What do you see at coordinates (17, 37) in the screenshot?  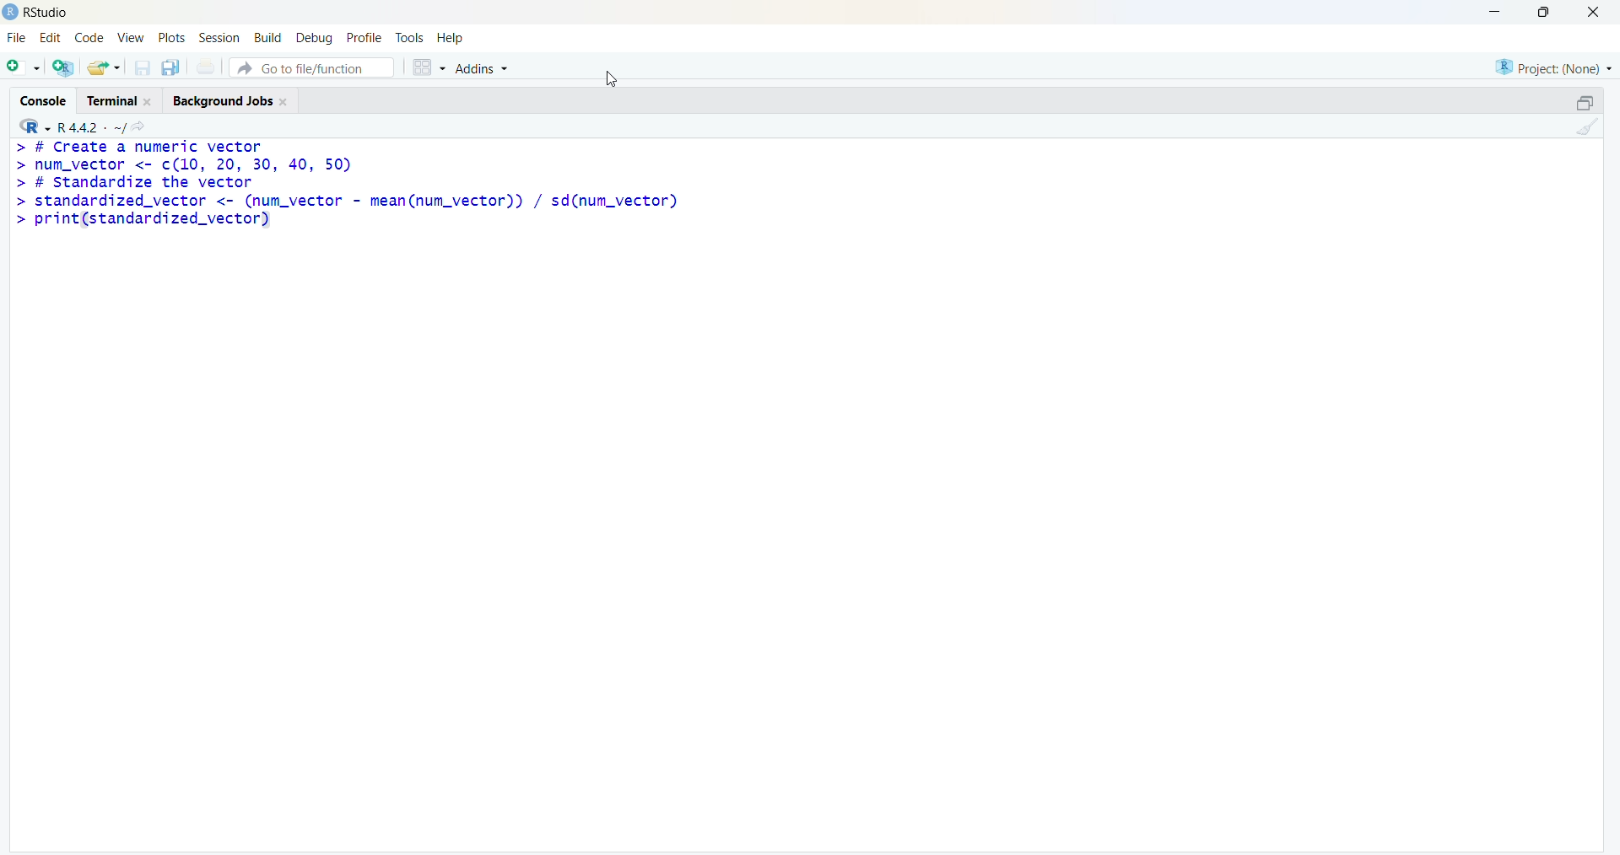 I see `file` at bounding box center [17, 37].